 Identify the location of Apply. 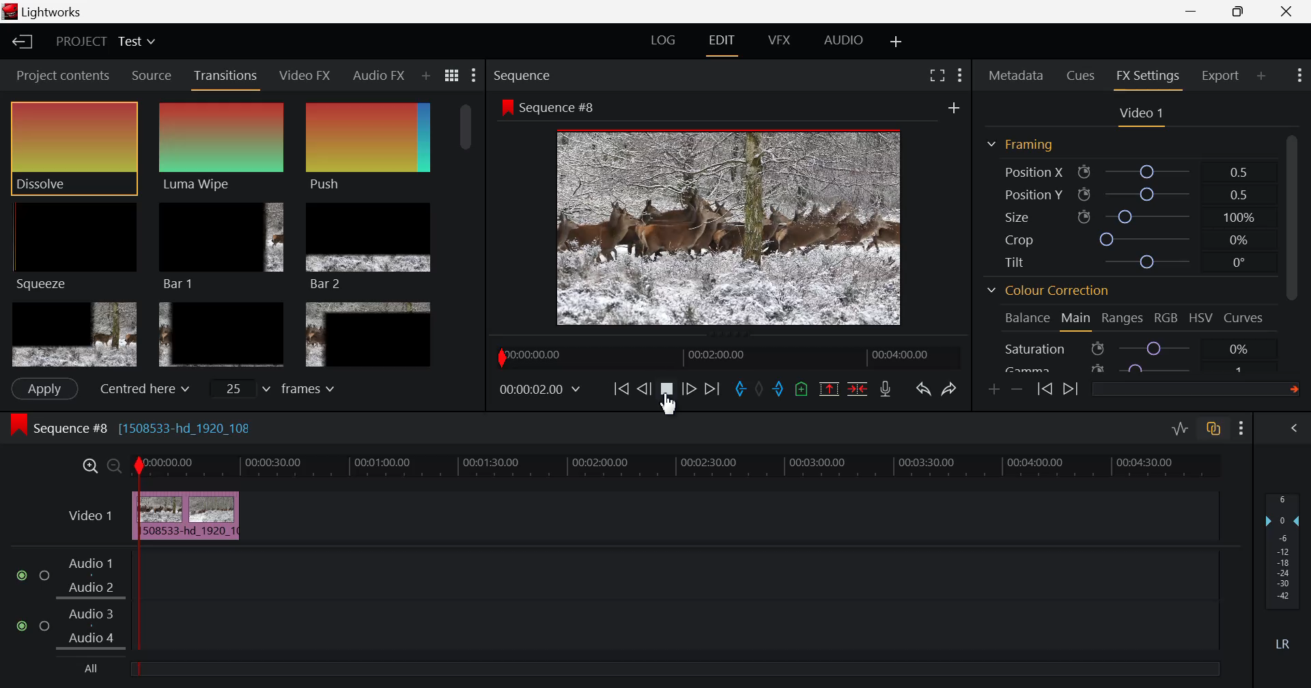
(44, 388).